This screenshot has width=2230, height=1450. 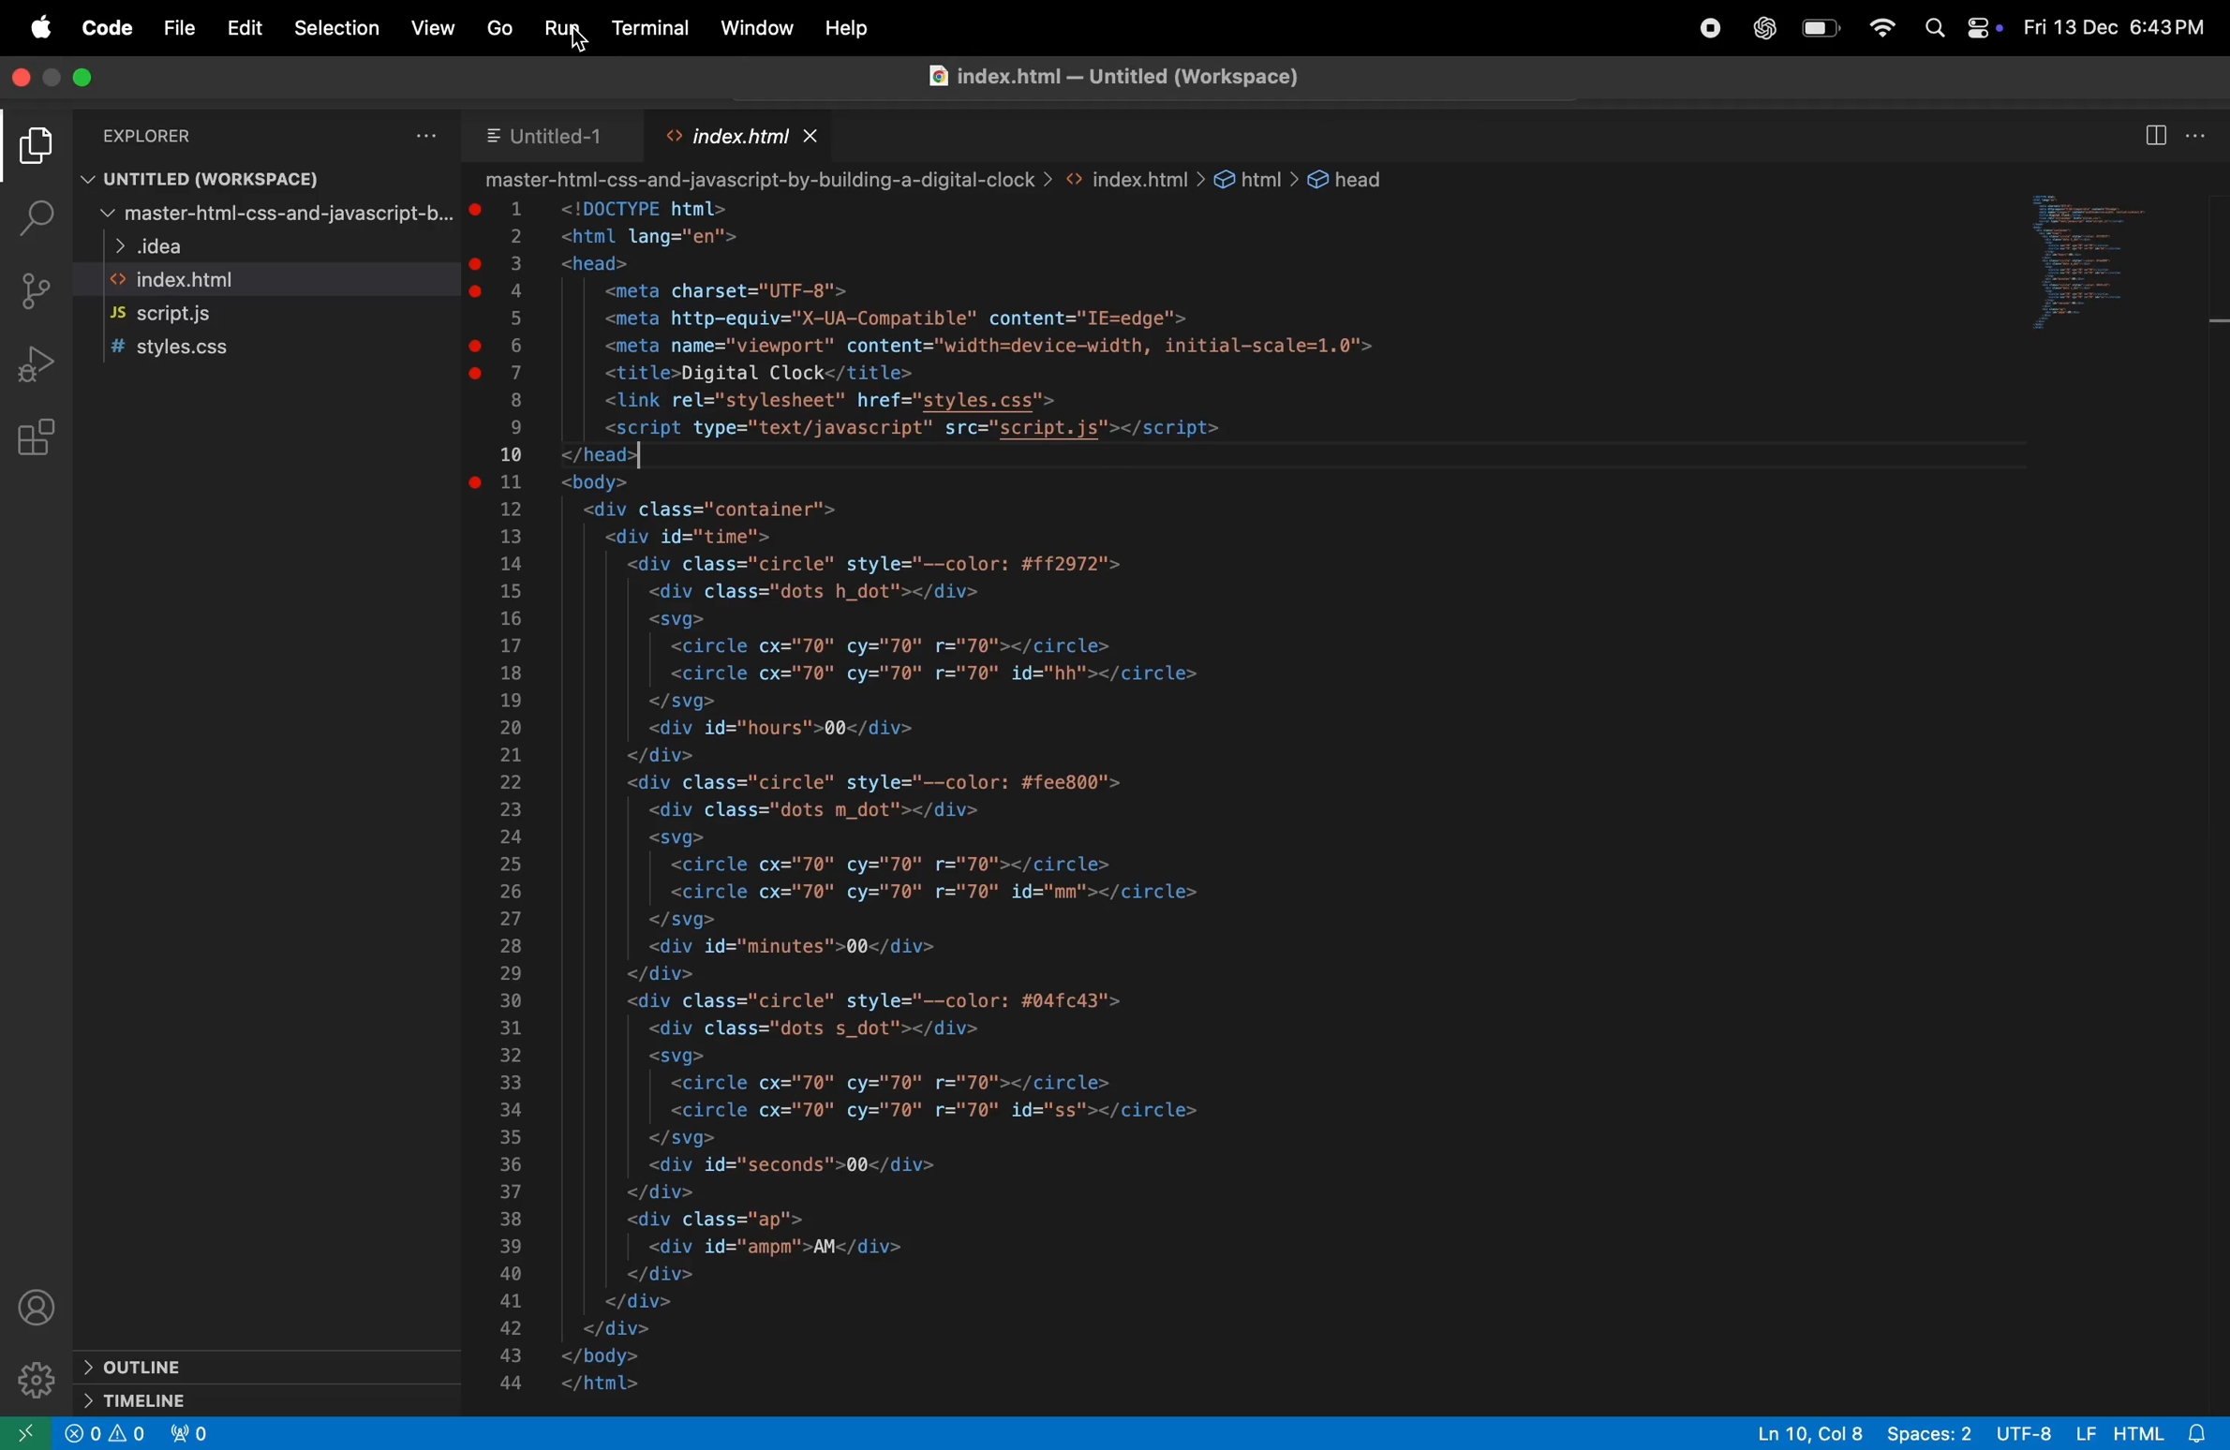 What do you see at coordinates (1811, 1433) in the screenshot?
I see `line 10 col 28` at bounding box center [1811, 1433].